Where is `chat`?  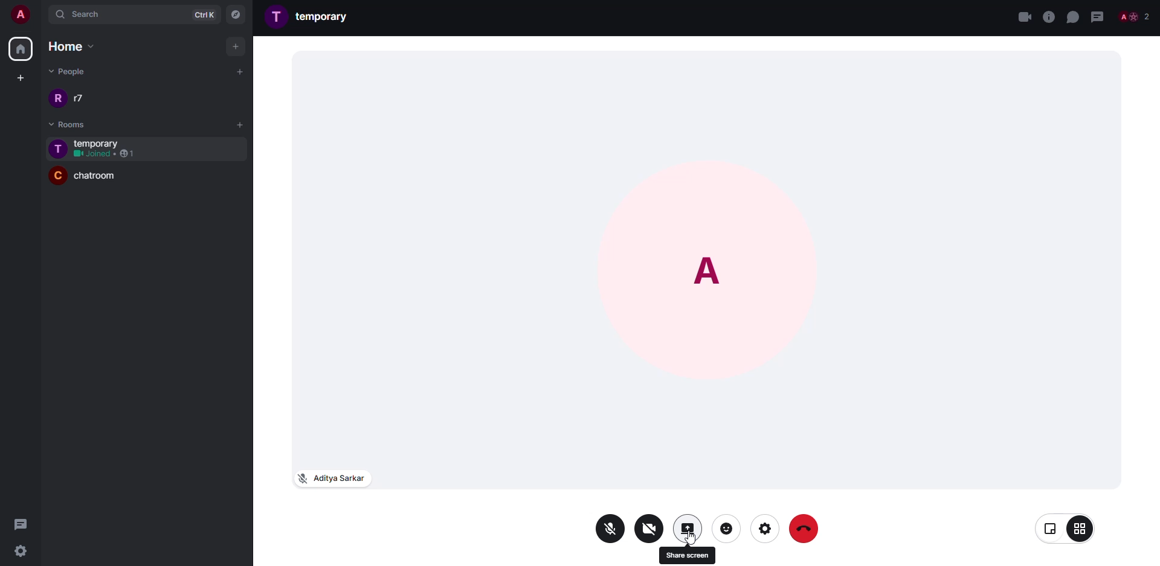 chat is located at coordinates (1072, 16).